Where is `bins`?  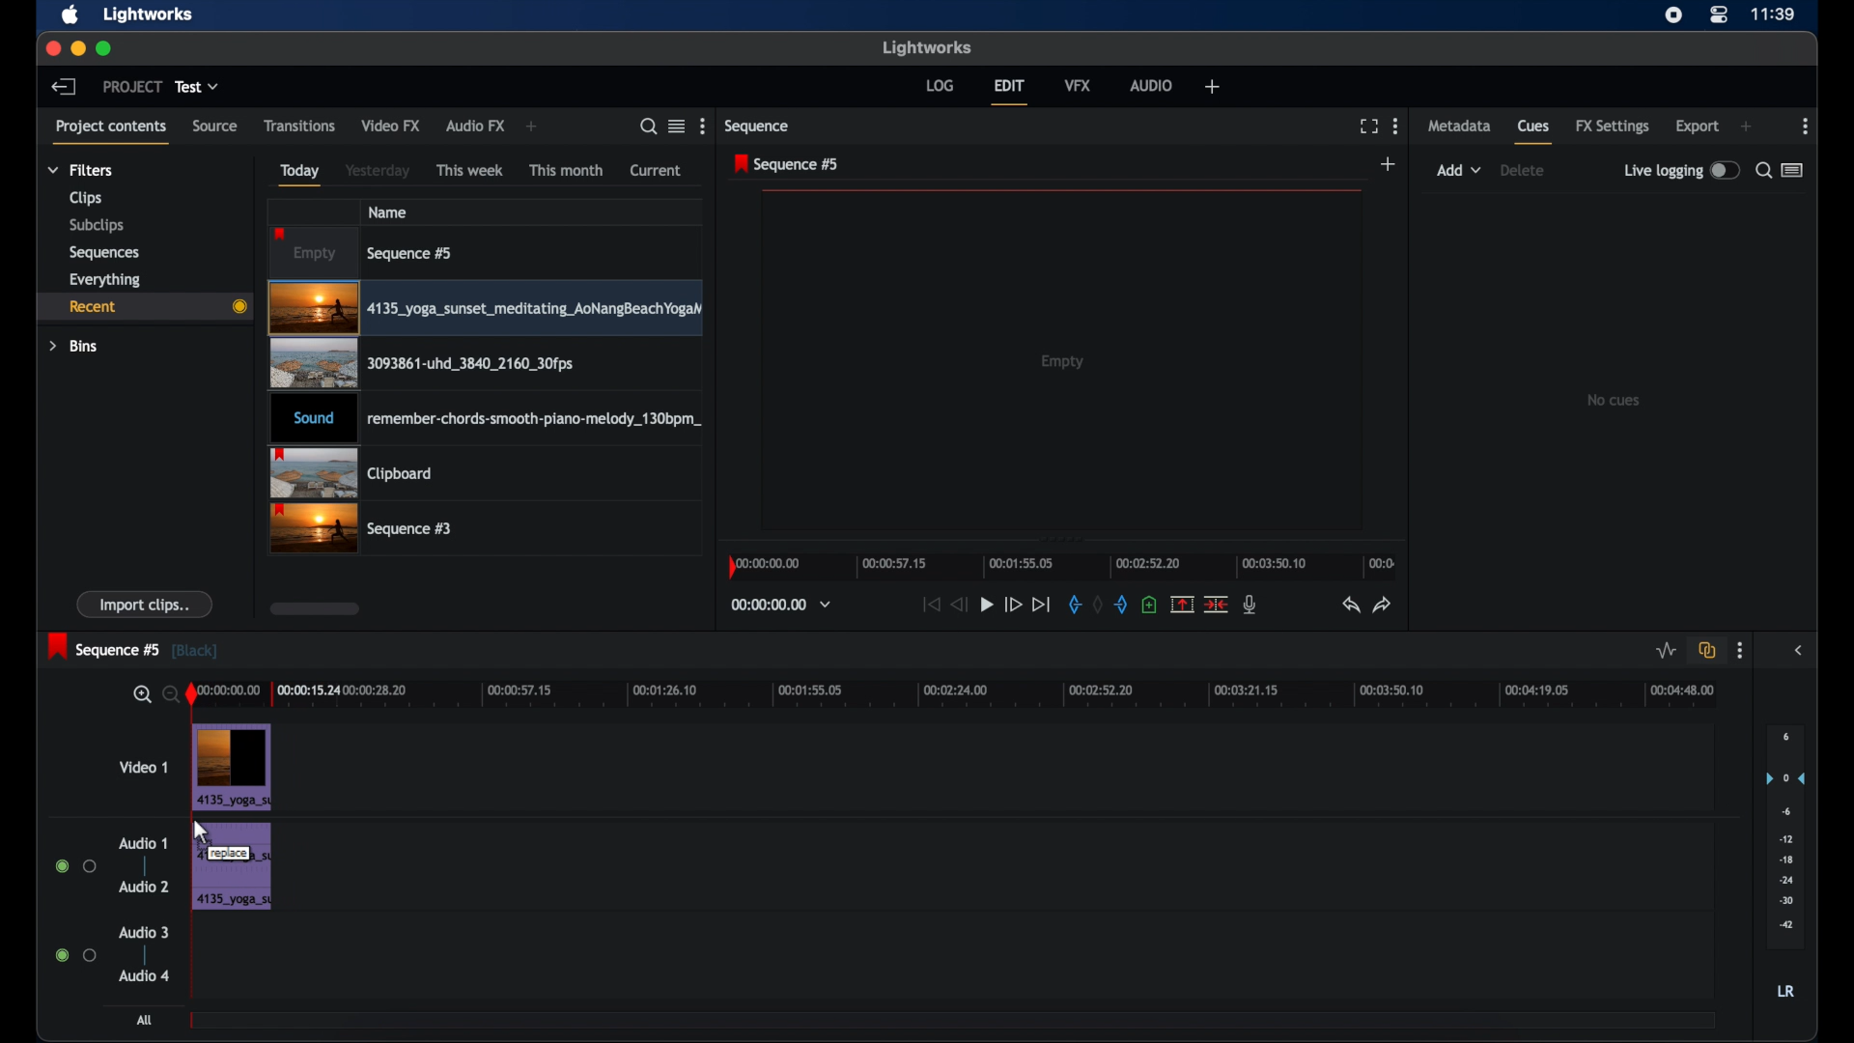
bins is located at coordinates (75, 348).